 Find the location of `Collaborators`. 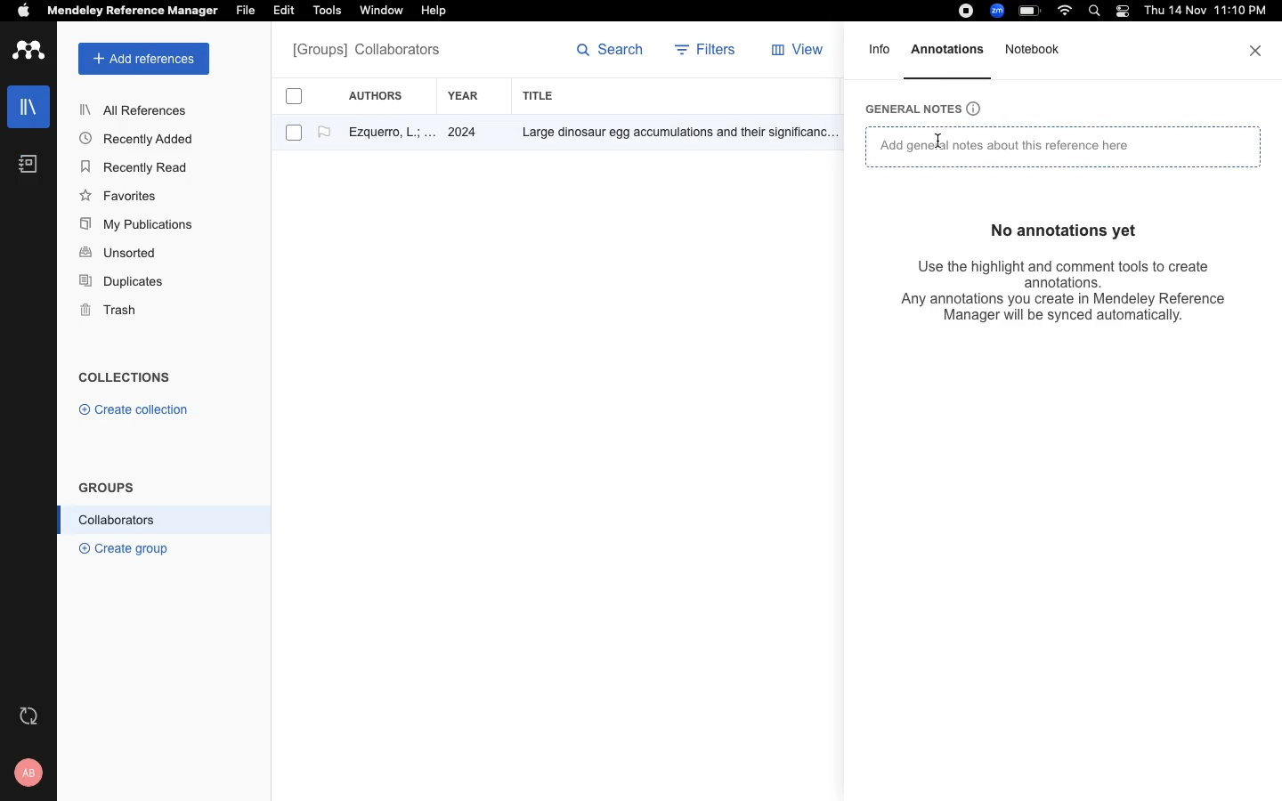

Collaborators is located at coordinates (118, 520).